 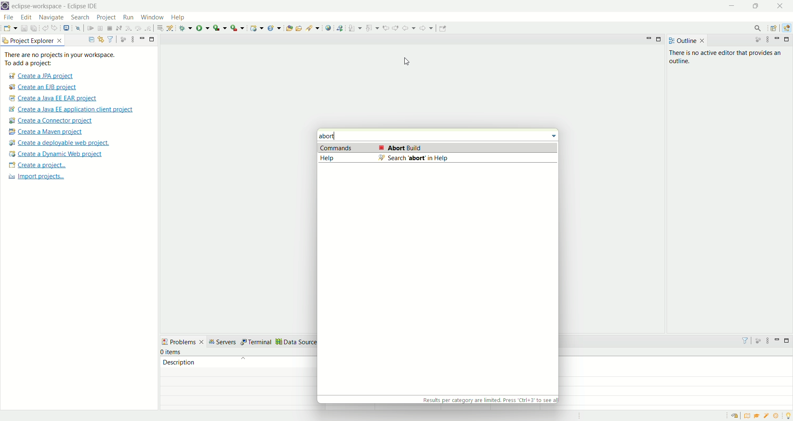 I want to click on import projects, so click(x=40, y=177).